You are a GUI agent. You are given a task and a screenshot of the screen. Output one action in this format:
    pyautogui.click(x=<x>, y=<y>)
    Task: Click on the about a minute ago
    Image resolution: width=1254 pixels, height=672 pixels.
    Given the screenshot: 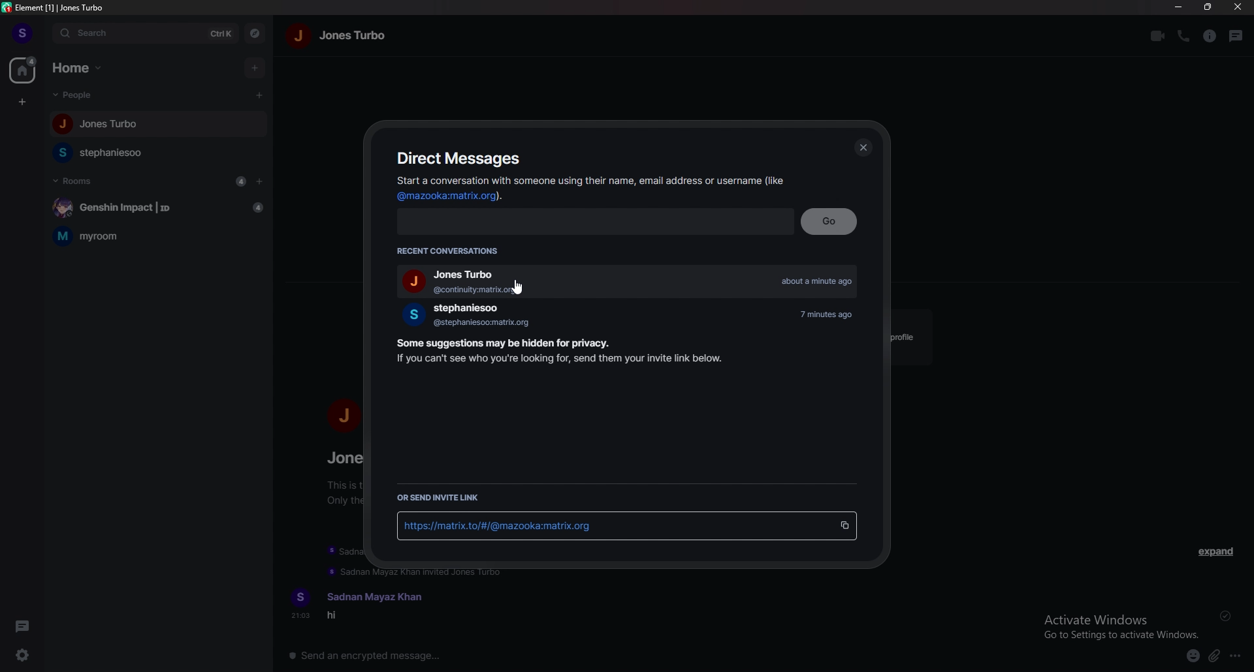 What is the action you would take?
    pyautogui.click(x=823, y=283)
    